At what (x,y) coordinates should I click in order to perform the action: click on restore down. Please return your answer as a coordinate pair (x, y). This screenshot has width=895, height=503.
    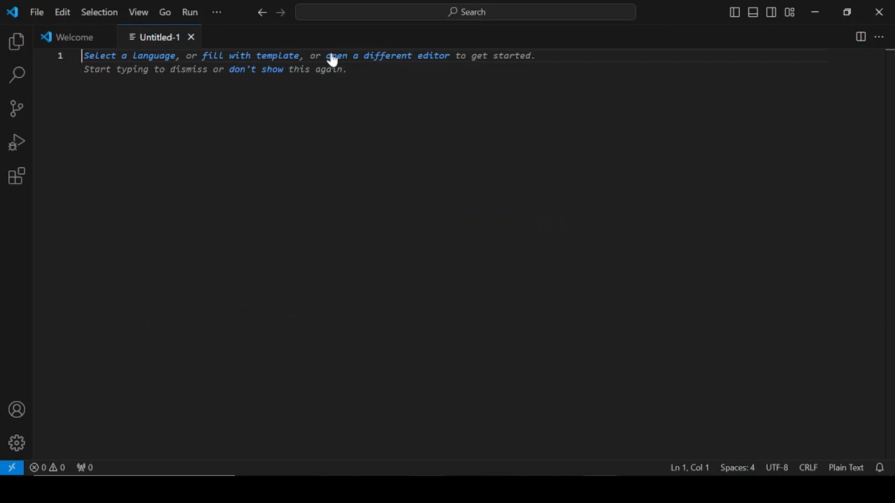
    Looking at the image, I should click on (847, 12).